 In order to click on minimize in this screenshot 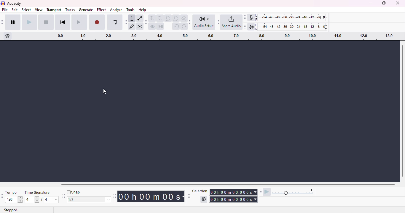, I will do `click(371, 4)`.